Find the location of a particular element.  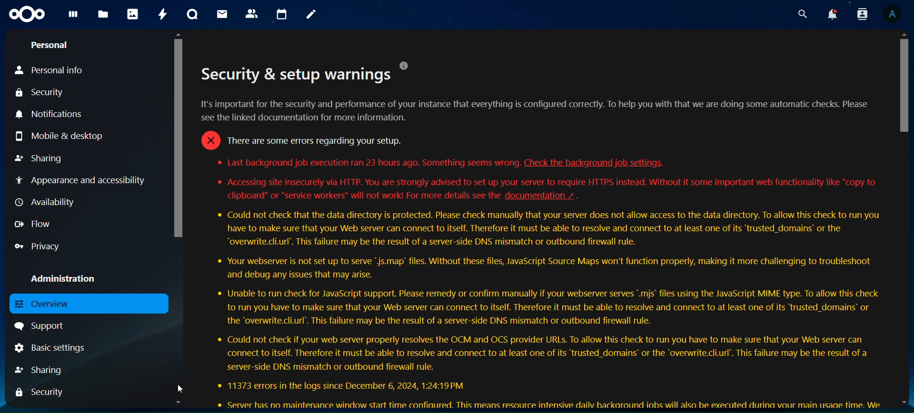

sharing is located at coordinates (38, 159).